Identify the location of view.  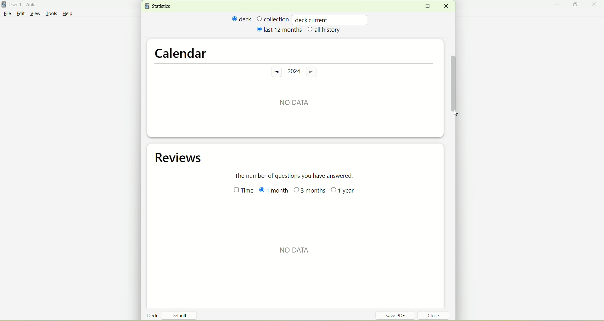
(36, 14).